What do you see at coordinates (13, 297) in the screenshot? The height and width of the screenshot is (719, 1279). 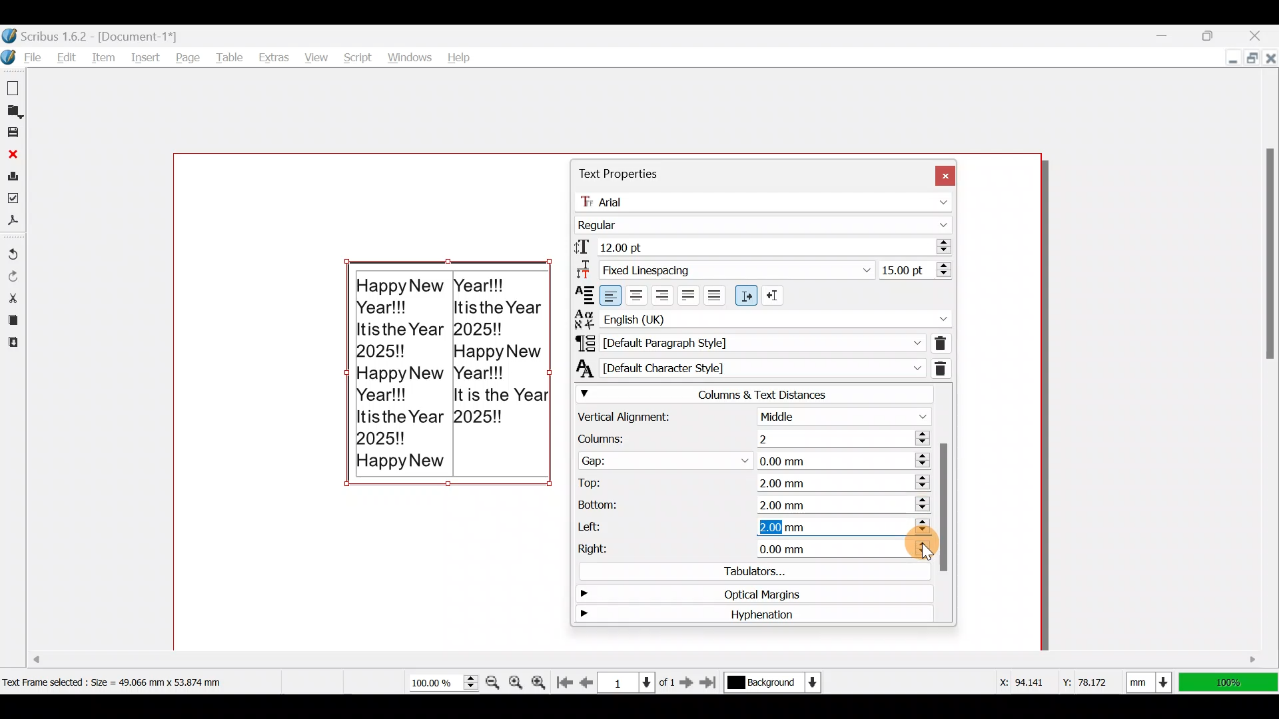 I see `Cut` at bounding box center [13, 297].